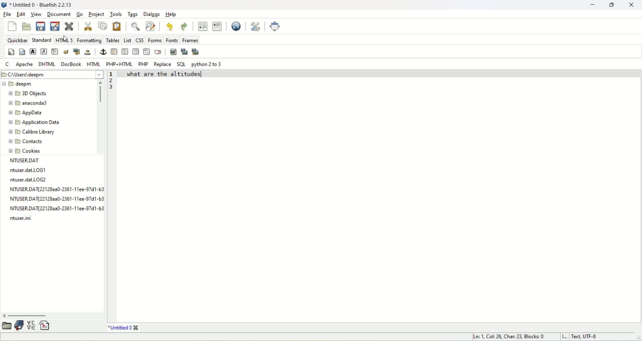 The height and width of the screenshot is (341, 642). What do you see at coordinates (103, 25) in the screenshot?
I see `copy` at bounding box center [103, 25].